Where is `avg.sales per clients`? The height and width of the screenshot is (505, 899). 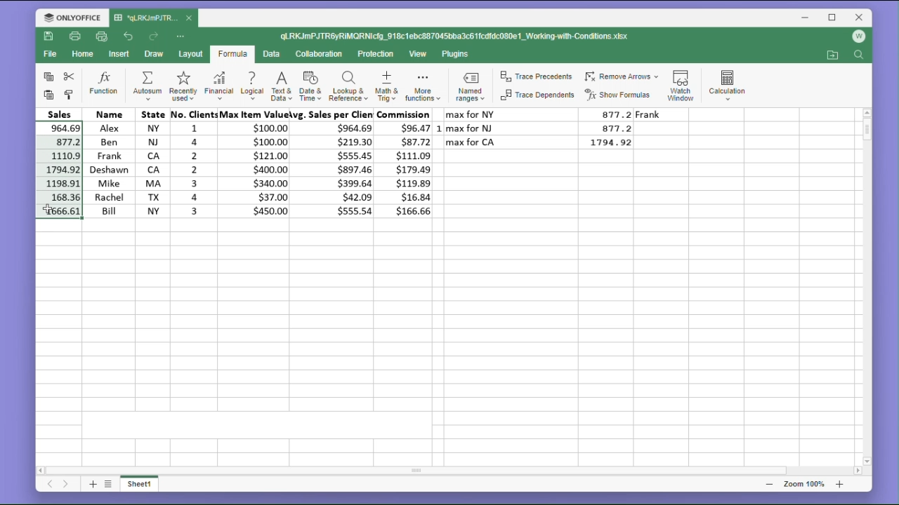
avg.sales per clients is located at coordinates (335, 165).